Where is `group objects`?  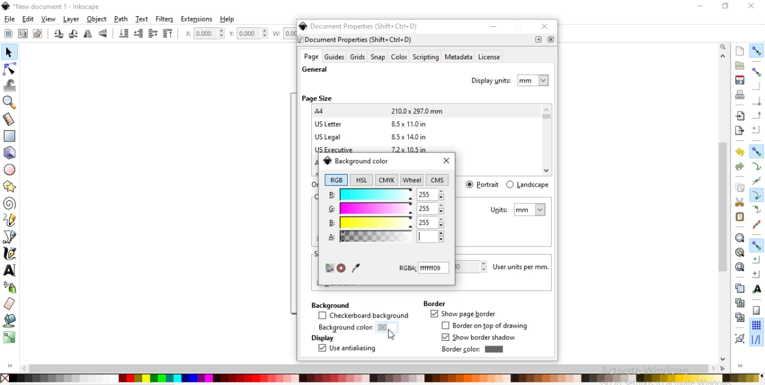
group objects is located at coordinates (739, 338).